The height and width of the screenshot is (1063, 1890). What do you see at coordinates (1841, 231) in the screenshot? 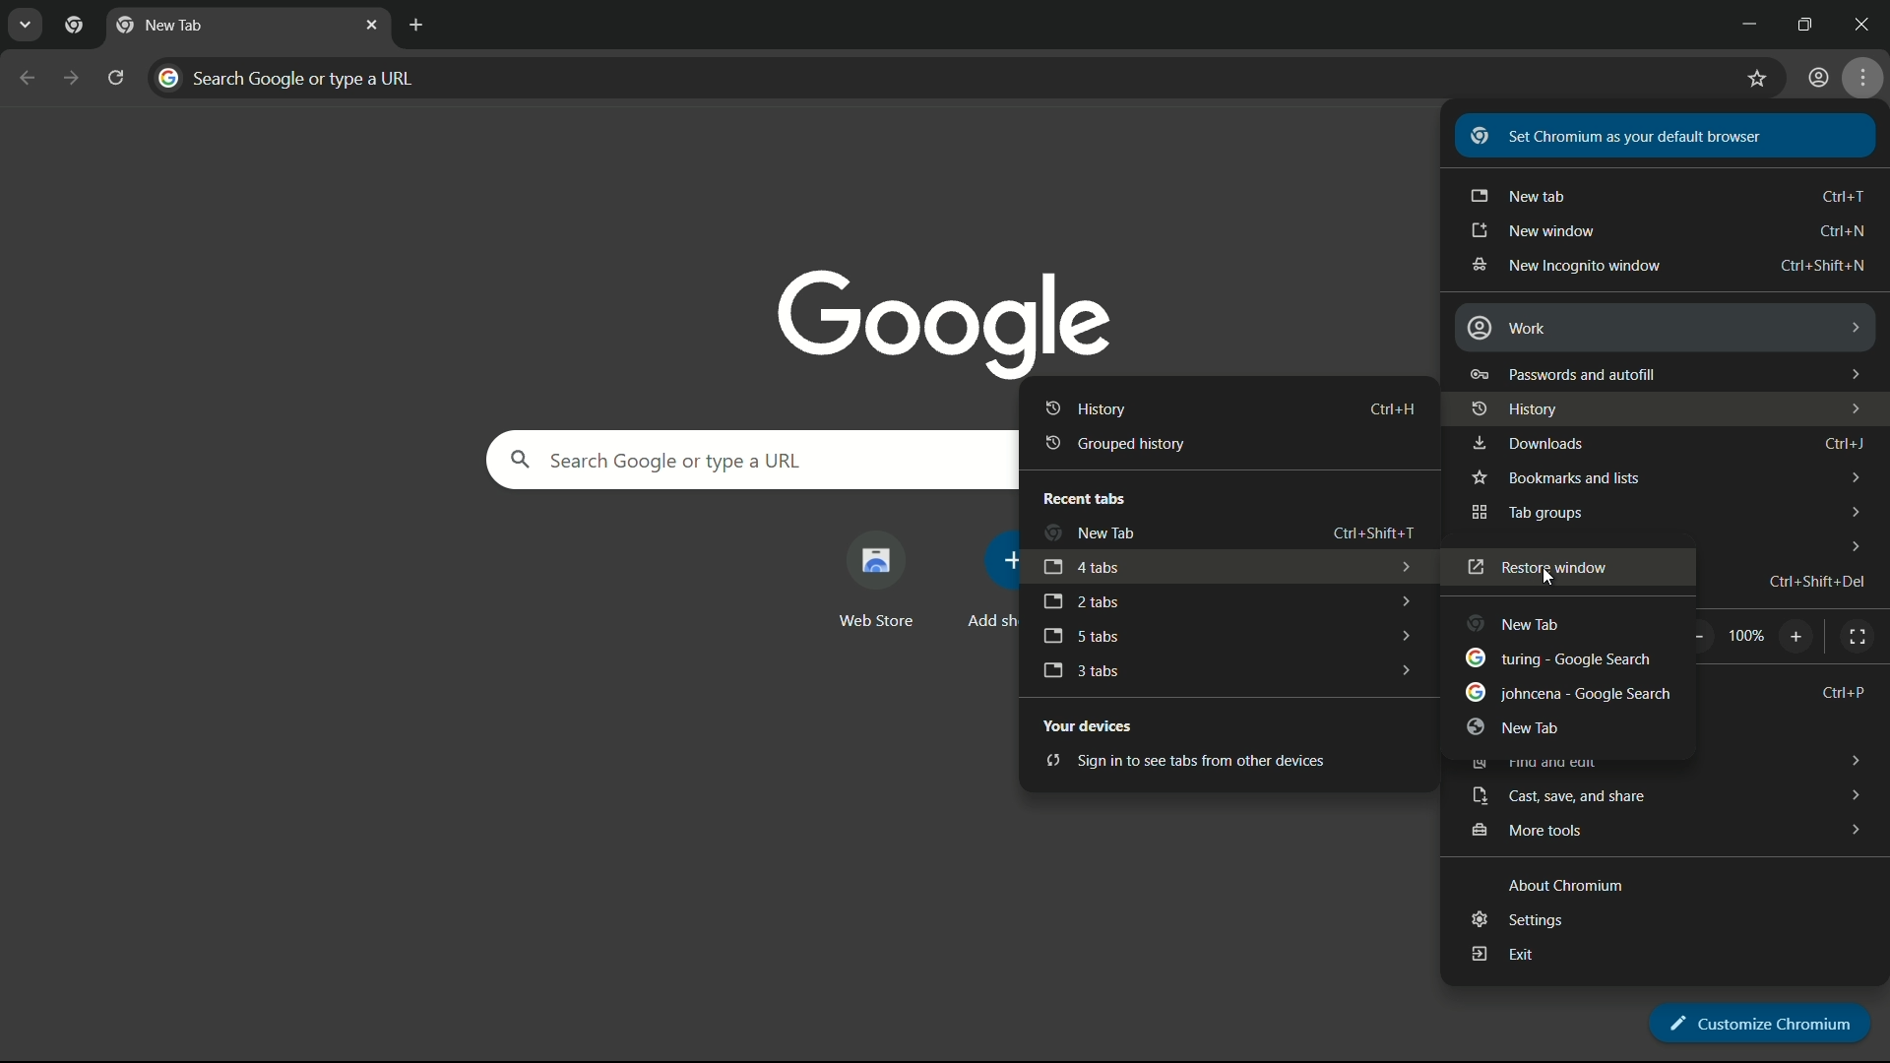
I see `shortcut key` at bounding box center [1841, 231].